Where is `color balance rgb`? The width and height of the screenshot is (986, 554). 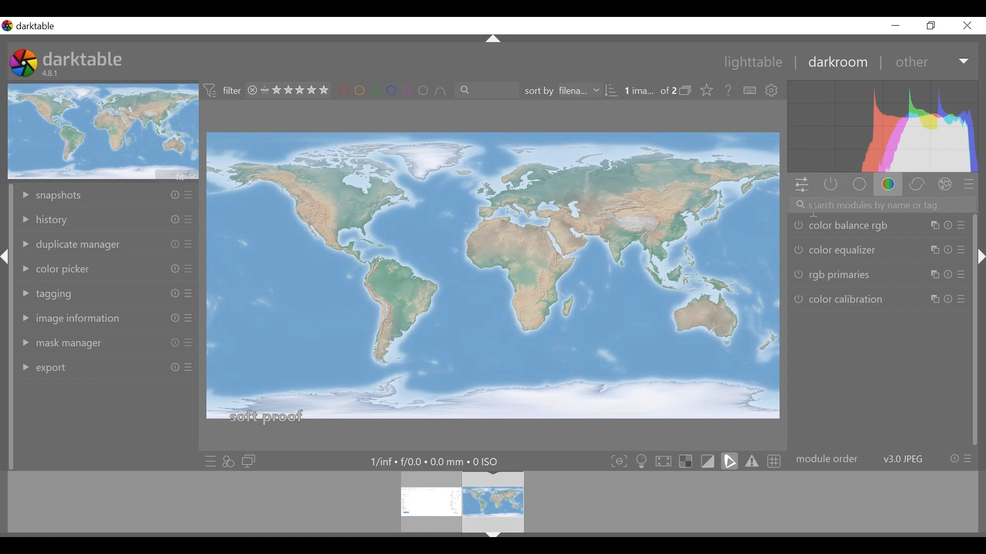
color balance rgb is located at coordinates (843, 227).